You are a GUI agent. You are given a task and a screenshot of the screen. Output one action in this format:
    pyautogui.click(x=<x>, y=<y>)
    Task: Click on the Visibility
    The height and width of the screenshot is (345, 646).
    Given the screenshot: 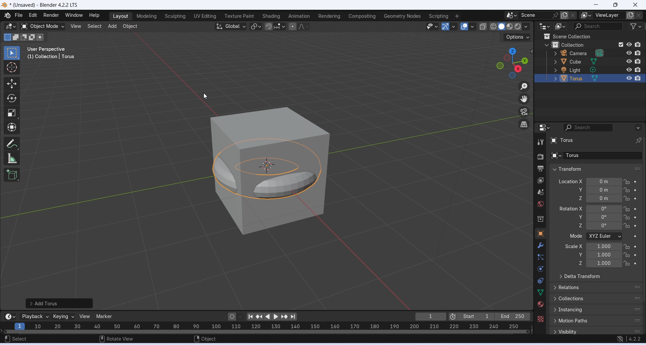 What is the action you would take?
    pyautogui.click(x=596, y=331)
    